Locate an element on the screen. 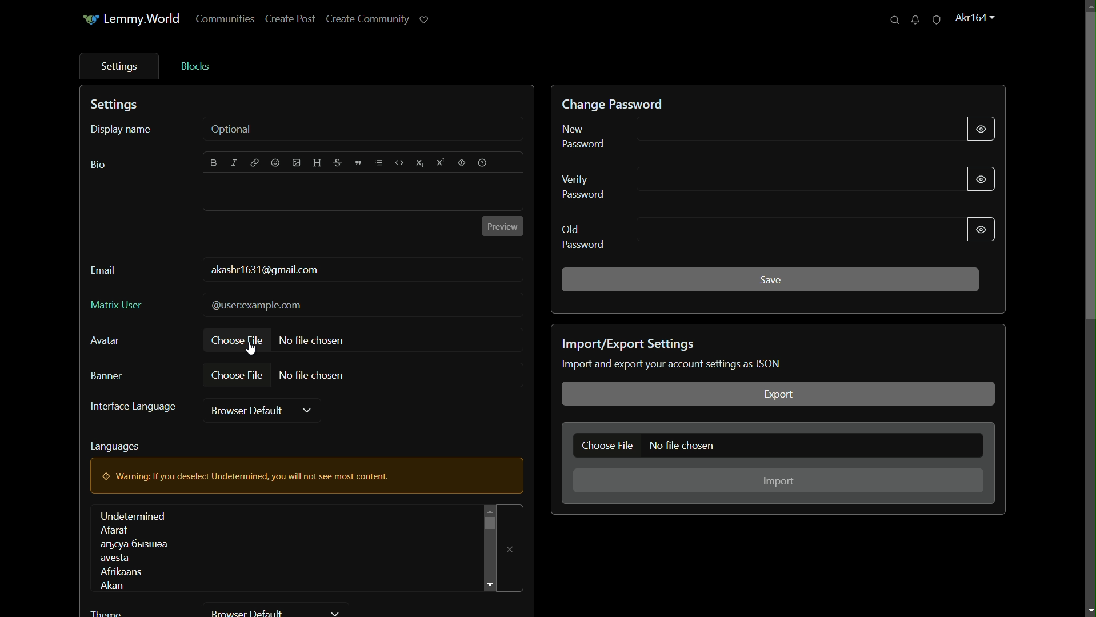 The image size is (1096, 617). search is located at coordinates (894, 21).